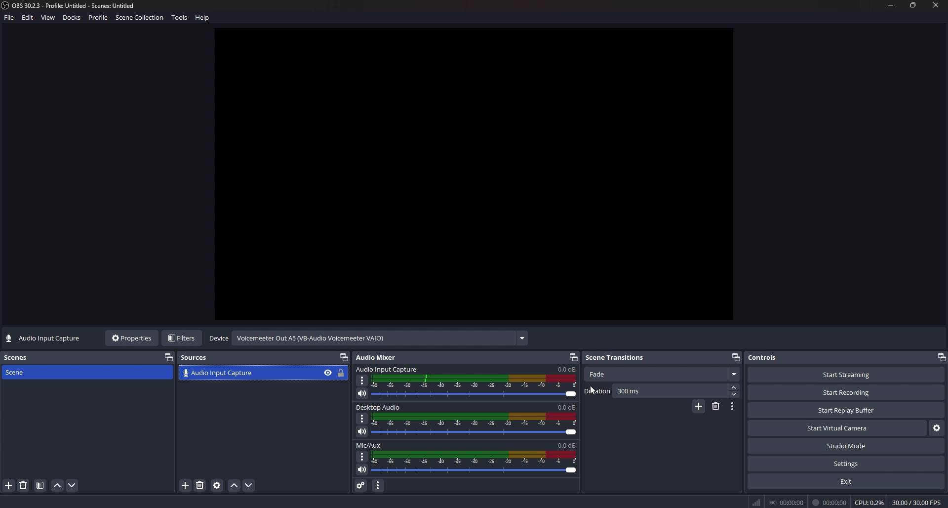 This screenshot has height=508, width=948. Describe the element at coordinates (183, 338) in the screenshot. I see `filters` at that location.